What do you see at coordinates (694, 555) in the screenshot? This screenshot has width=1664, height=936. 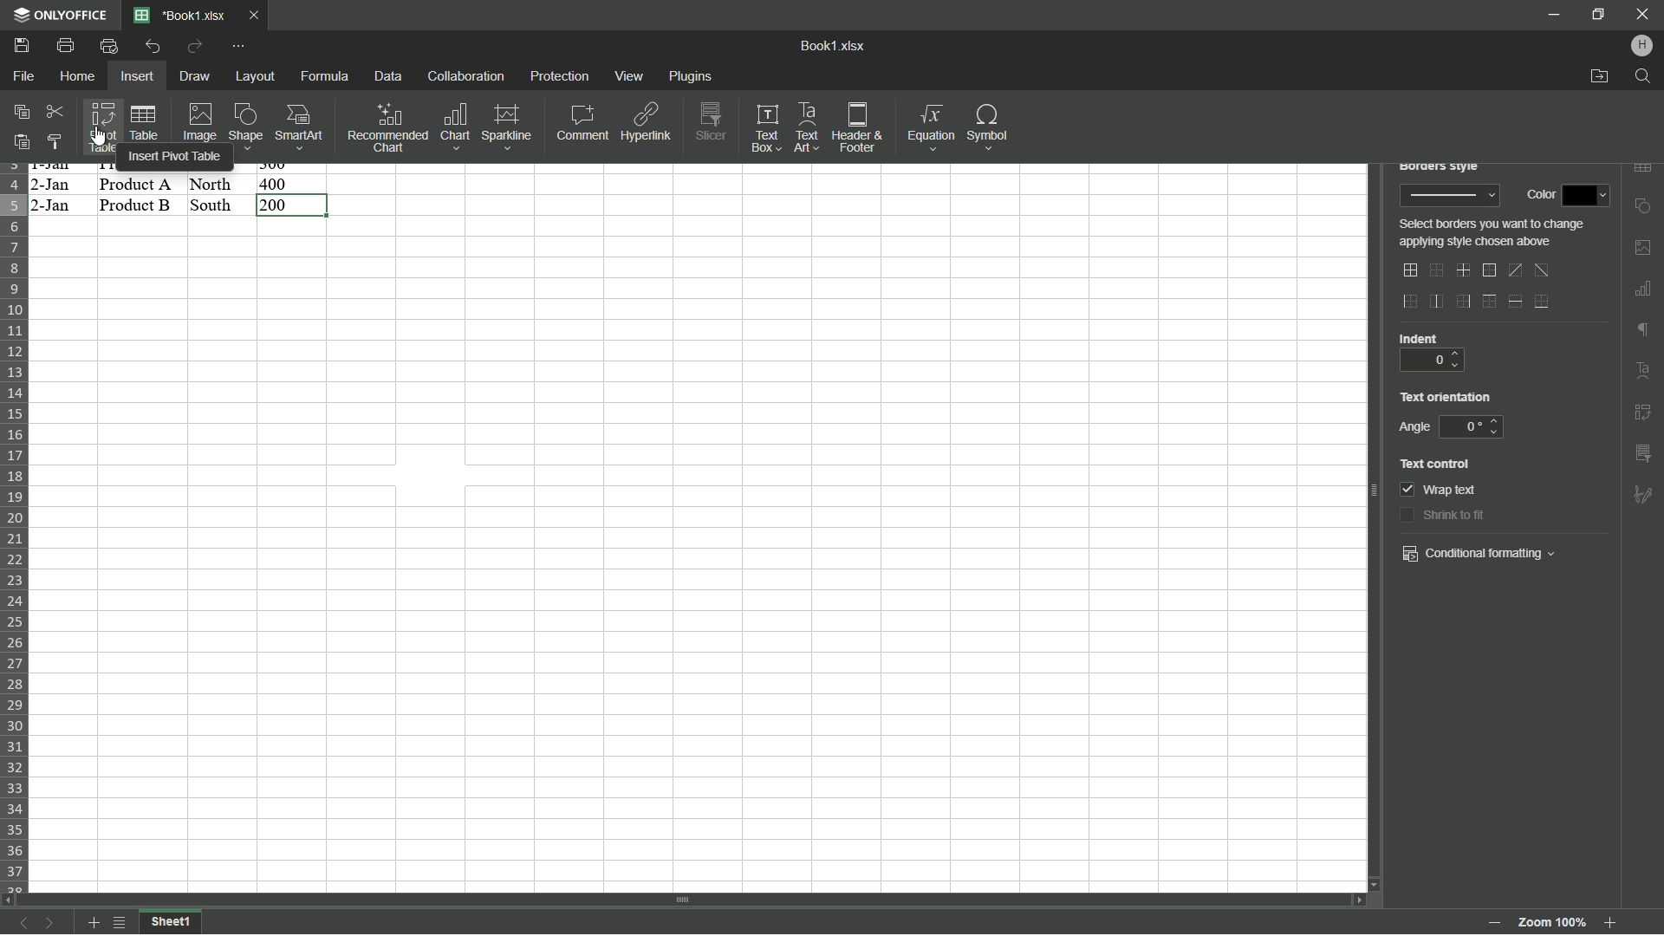 I see `cells` at bounding box center [694, 555].